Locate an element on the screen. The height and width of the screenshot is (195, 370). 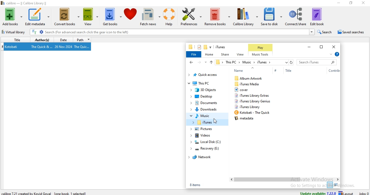
album artwork is located at coordinates (249, 78).